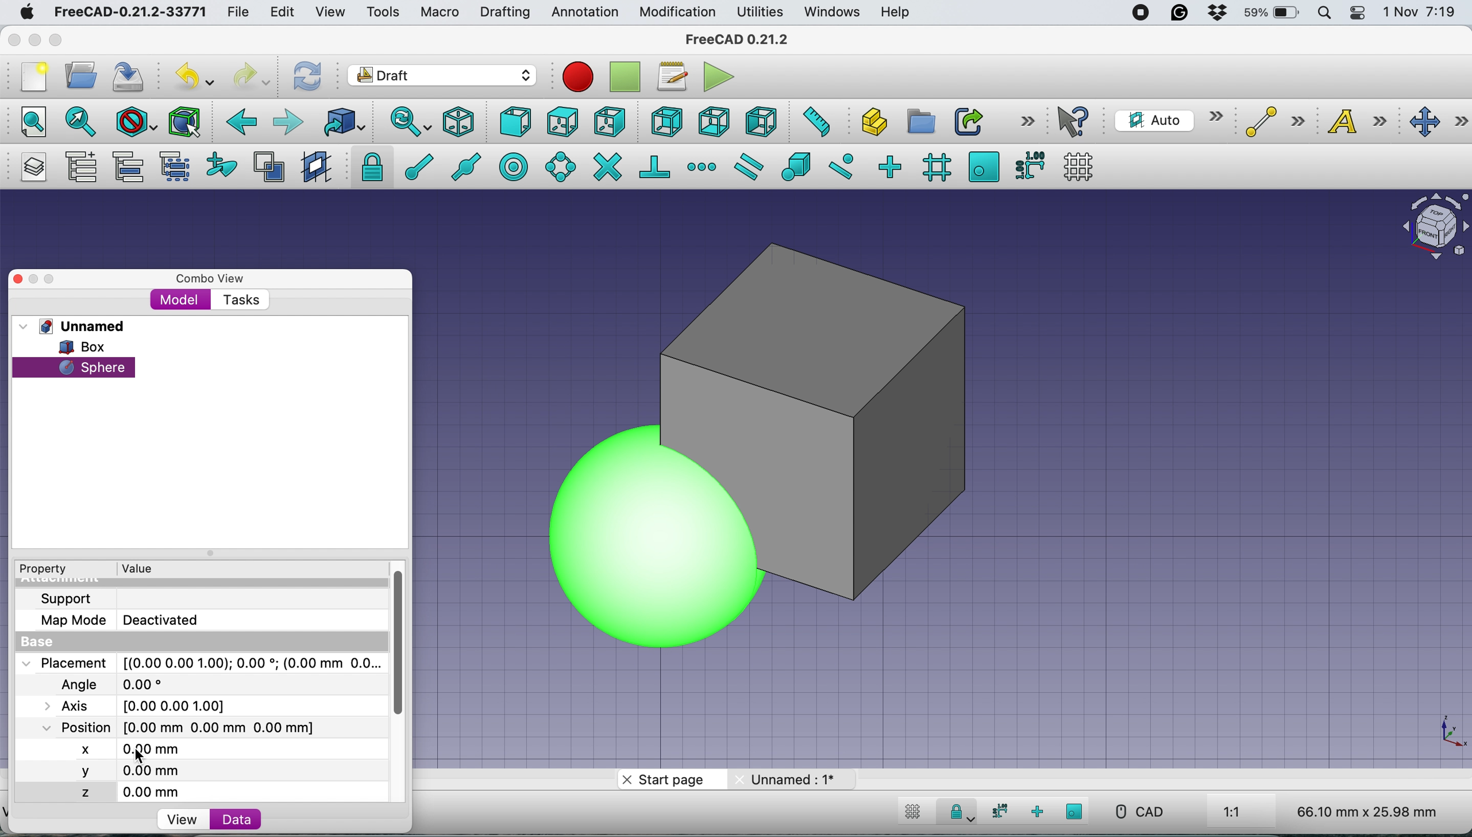 The height and width of the screenshot is (837, 1472). Describe the element at coordinates (665, 122) in the screenshot. I see `rear` at that location.